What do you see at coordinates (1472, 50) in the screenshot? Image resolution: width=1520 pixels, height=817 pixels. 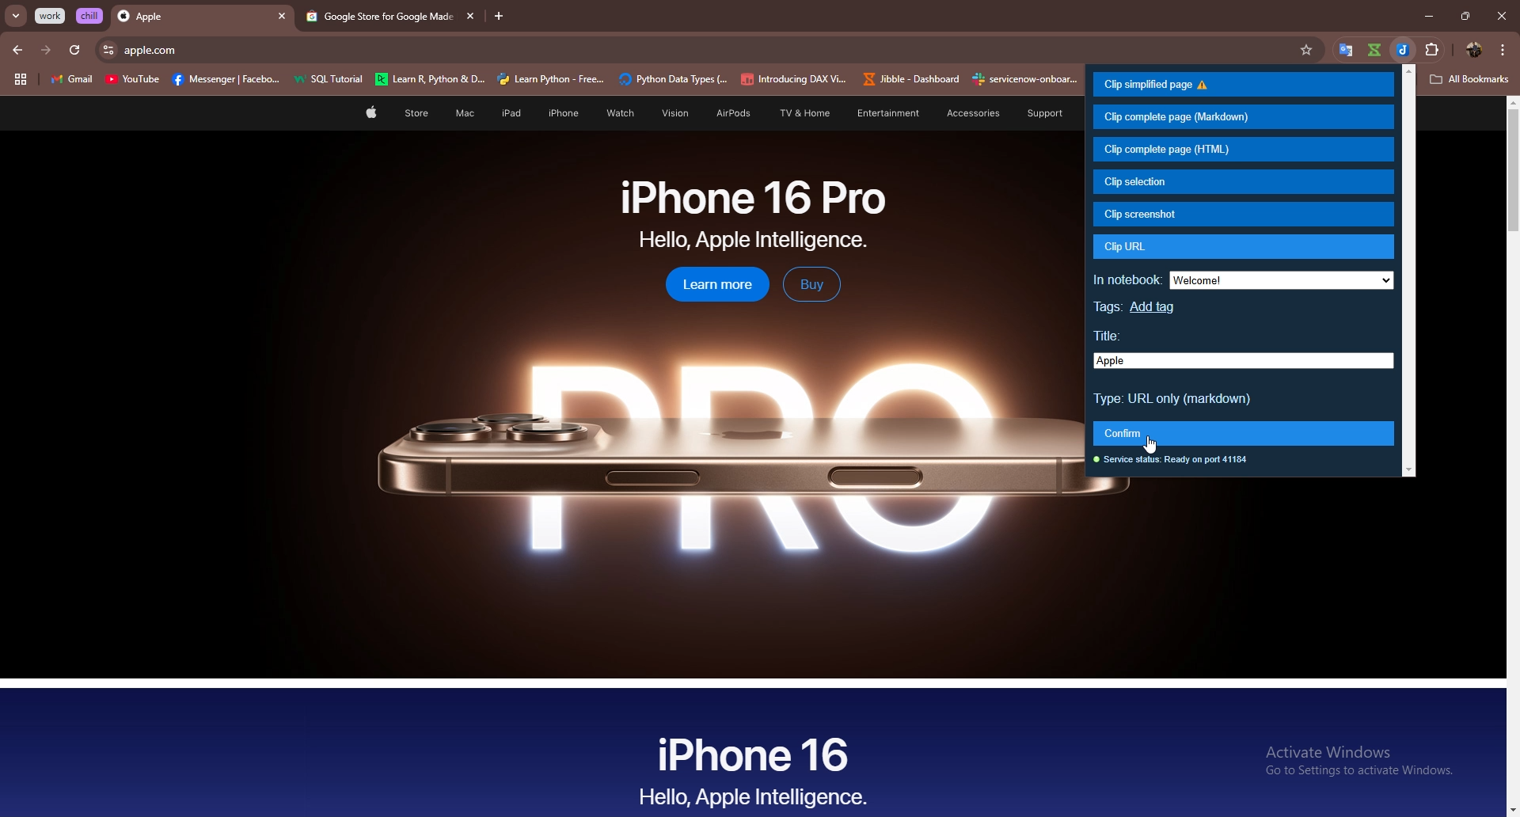 I see `profile` at bounding box center [1472, 50].